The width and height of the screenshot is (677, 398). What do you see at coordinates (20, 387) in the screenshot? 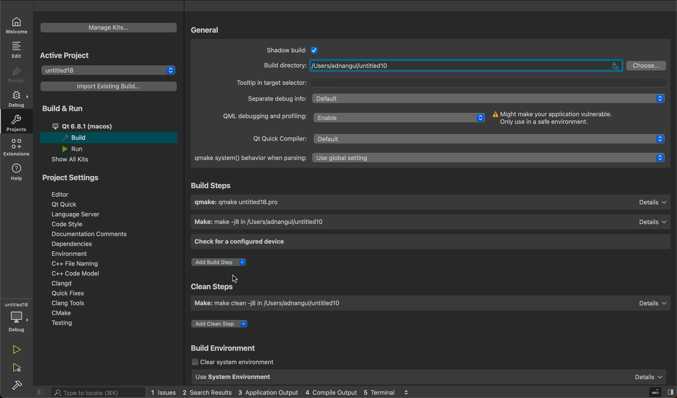
I see `build` at bounding box center [20, 387].